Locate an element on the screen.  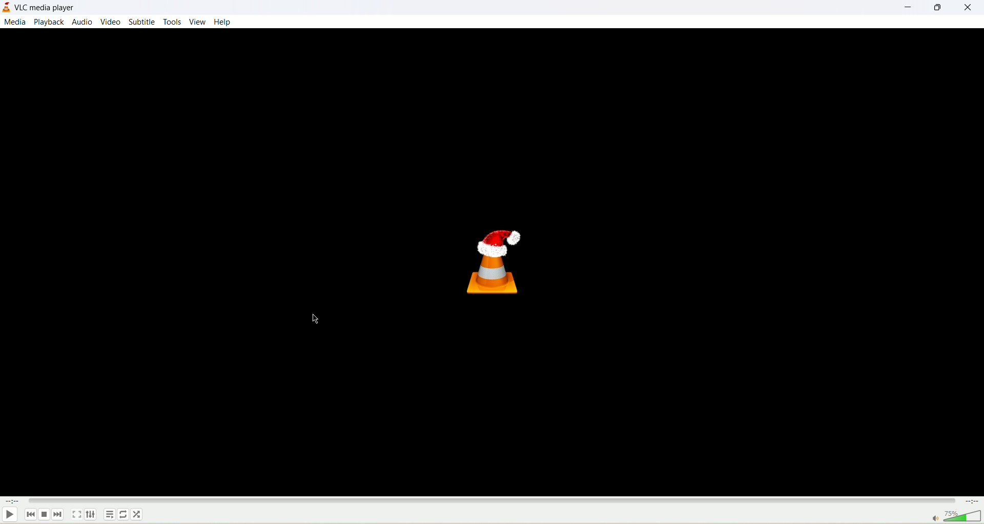
audio is located at coordinates (81, 22).